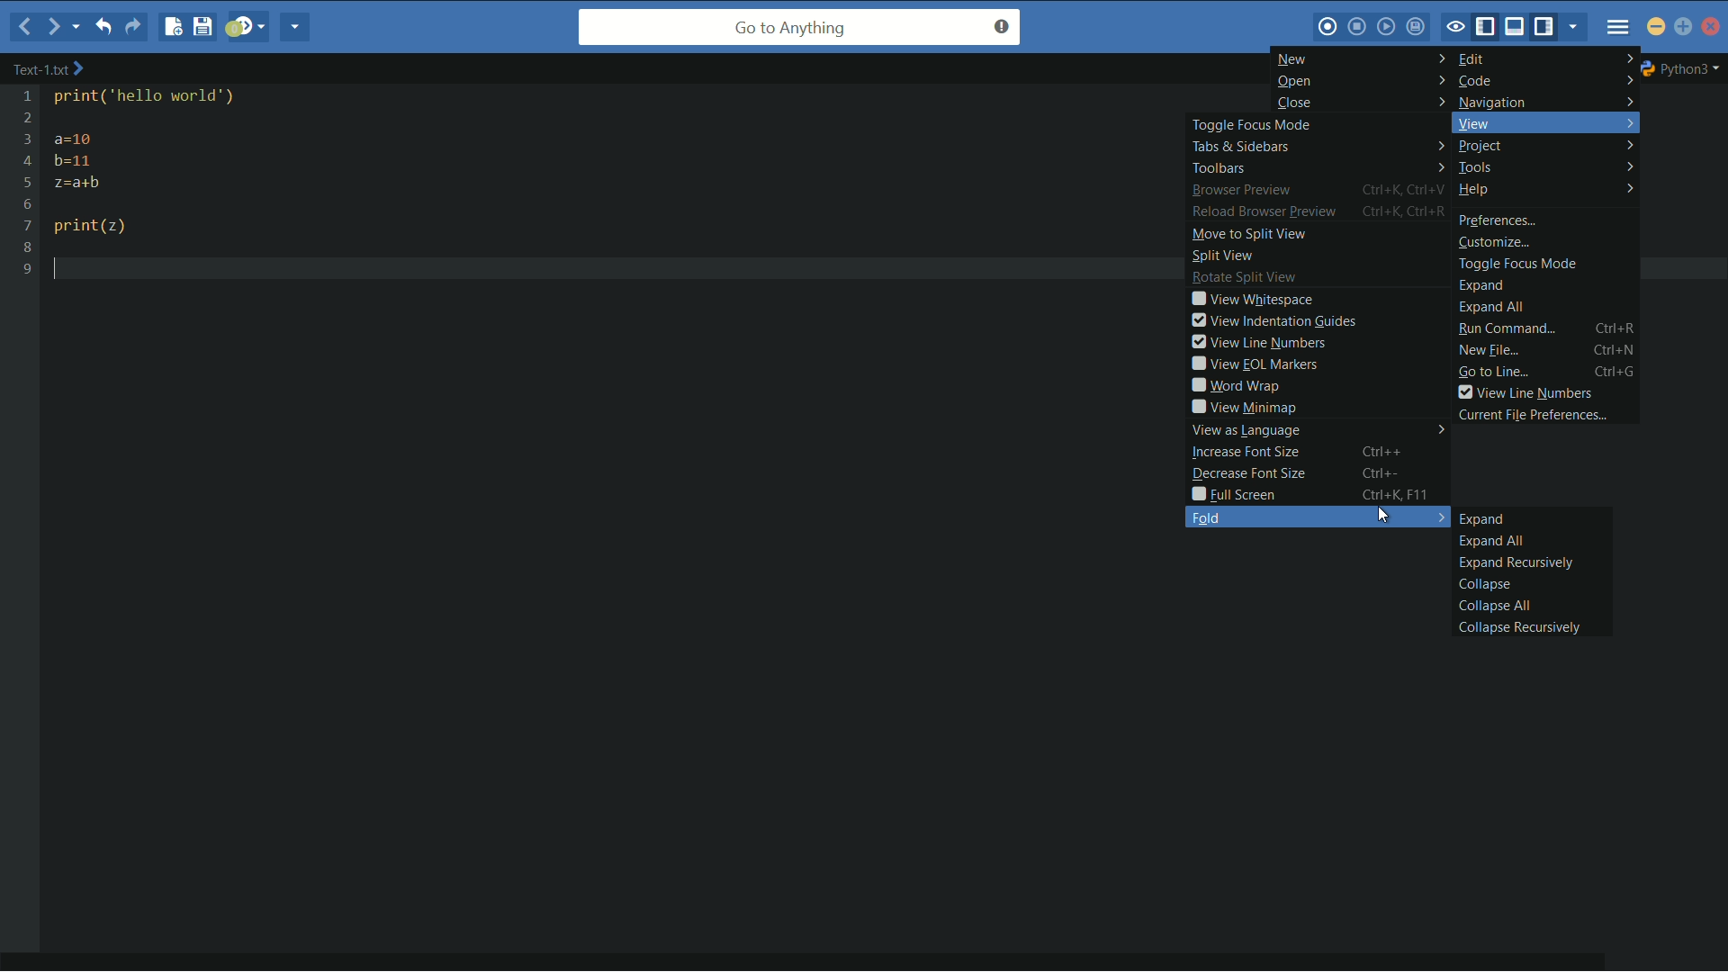  I want to click on open, so click(1359, 83).